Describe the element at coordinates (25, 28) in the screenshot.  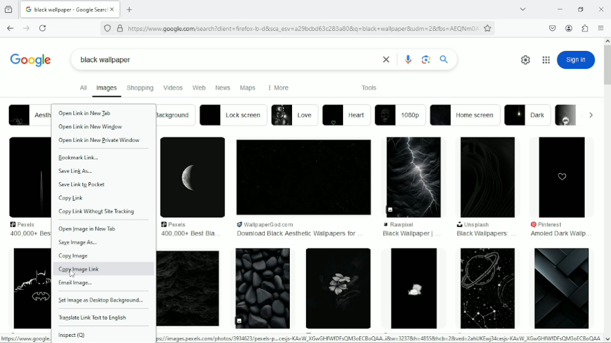
I see `Go forward` at that location.